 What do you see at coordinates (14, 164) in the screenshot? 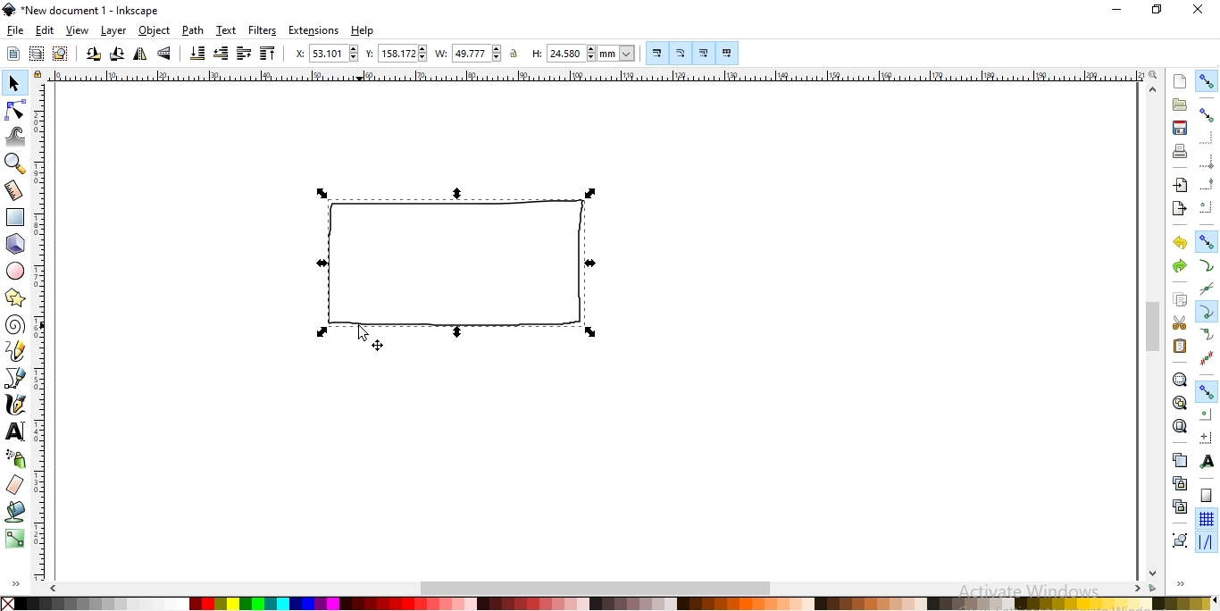
I see `zoom in or zoom out` at bounding box center [14, 164].